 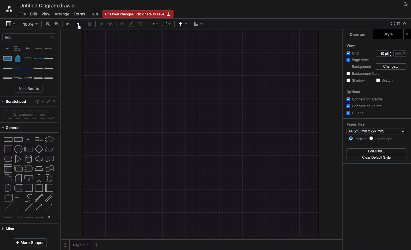 What do you see at coordinates (354, 53) in the screenshot?
I see `Grid` at bounding box center [354, 53].